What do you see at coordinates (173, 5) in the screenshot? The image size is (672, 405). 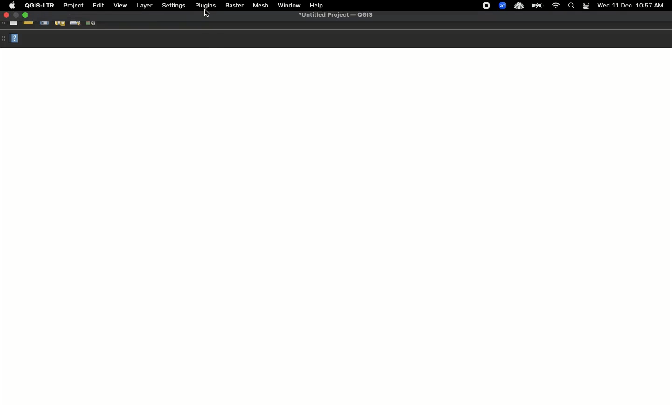 I see `Settings` at bounding box center [173, 5].